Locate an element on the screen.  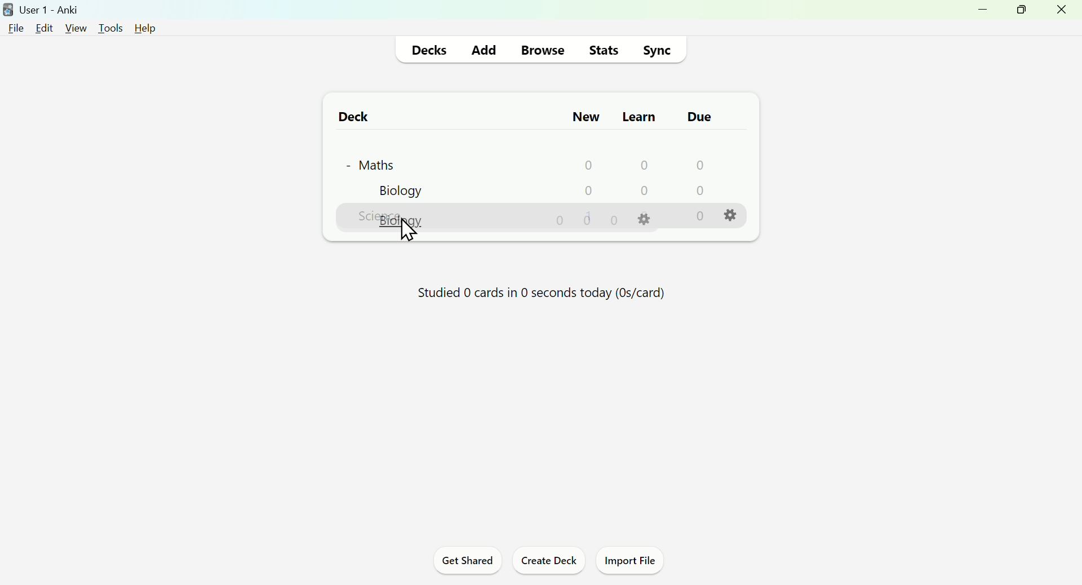
Close is located at coordinates (1063, 13).